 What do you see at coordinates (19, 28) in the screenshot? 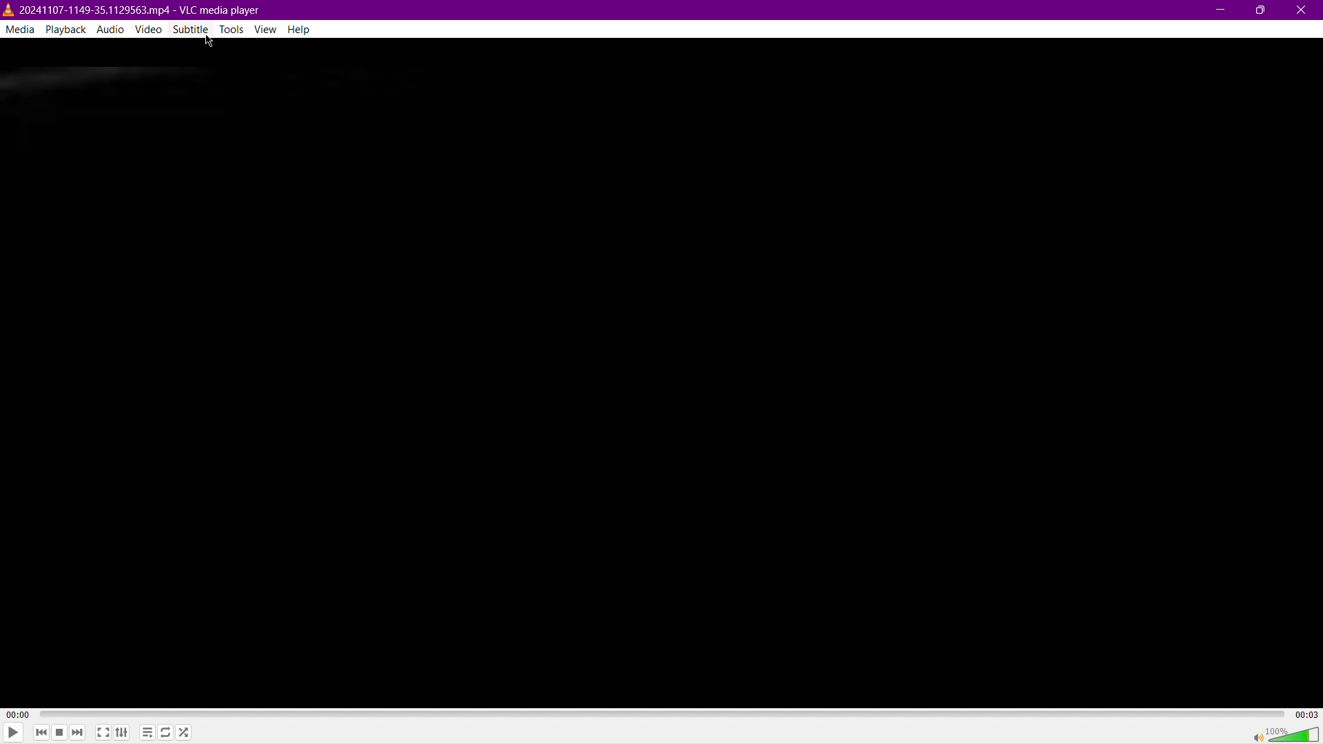
I see `Media` at bounding box center [19, 28].